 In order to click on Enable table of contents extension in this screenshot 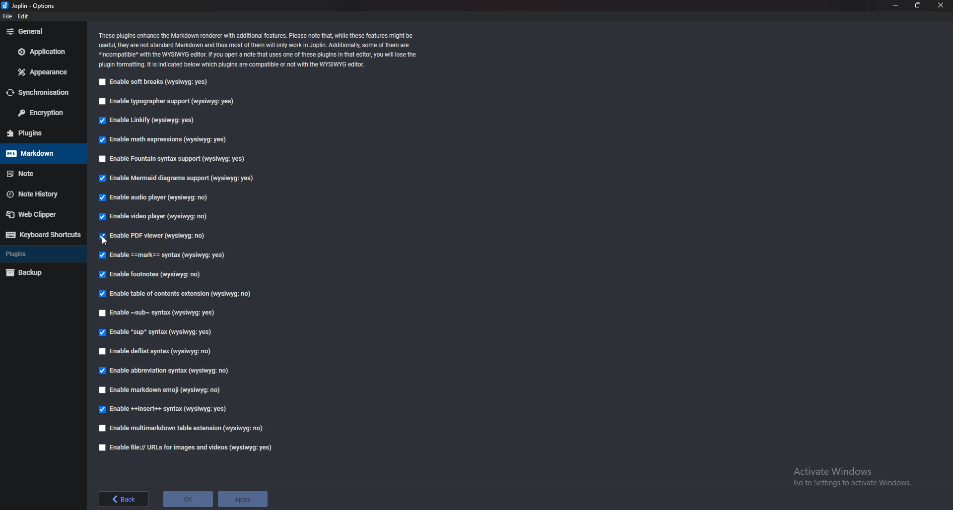, I will do `click(176, 294)`.